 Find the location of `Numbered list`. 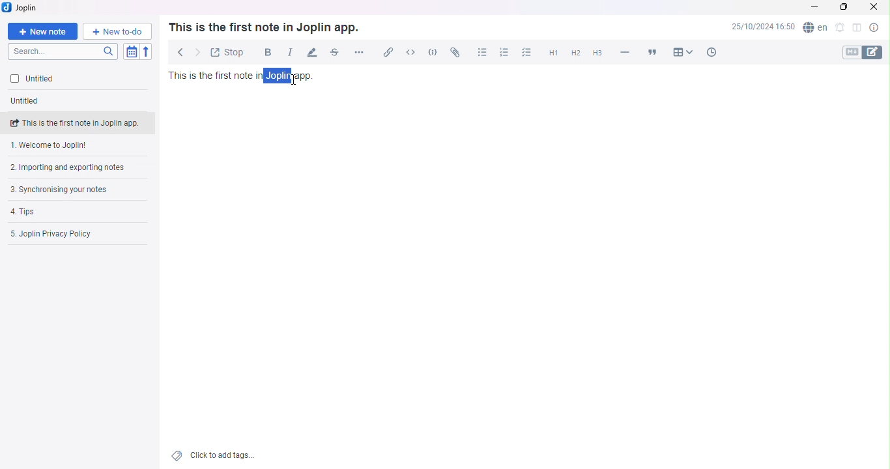

Numbered list is located at coordinates (502, 52).